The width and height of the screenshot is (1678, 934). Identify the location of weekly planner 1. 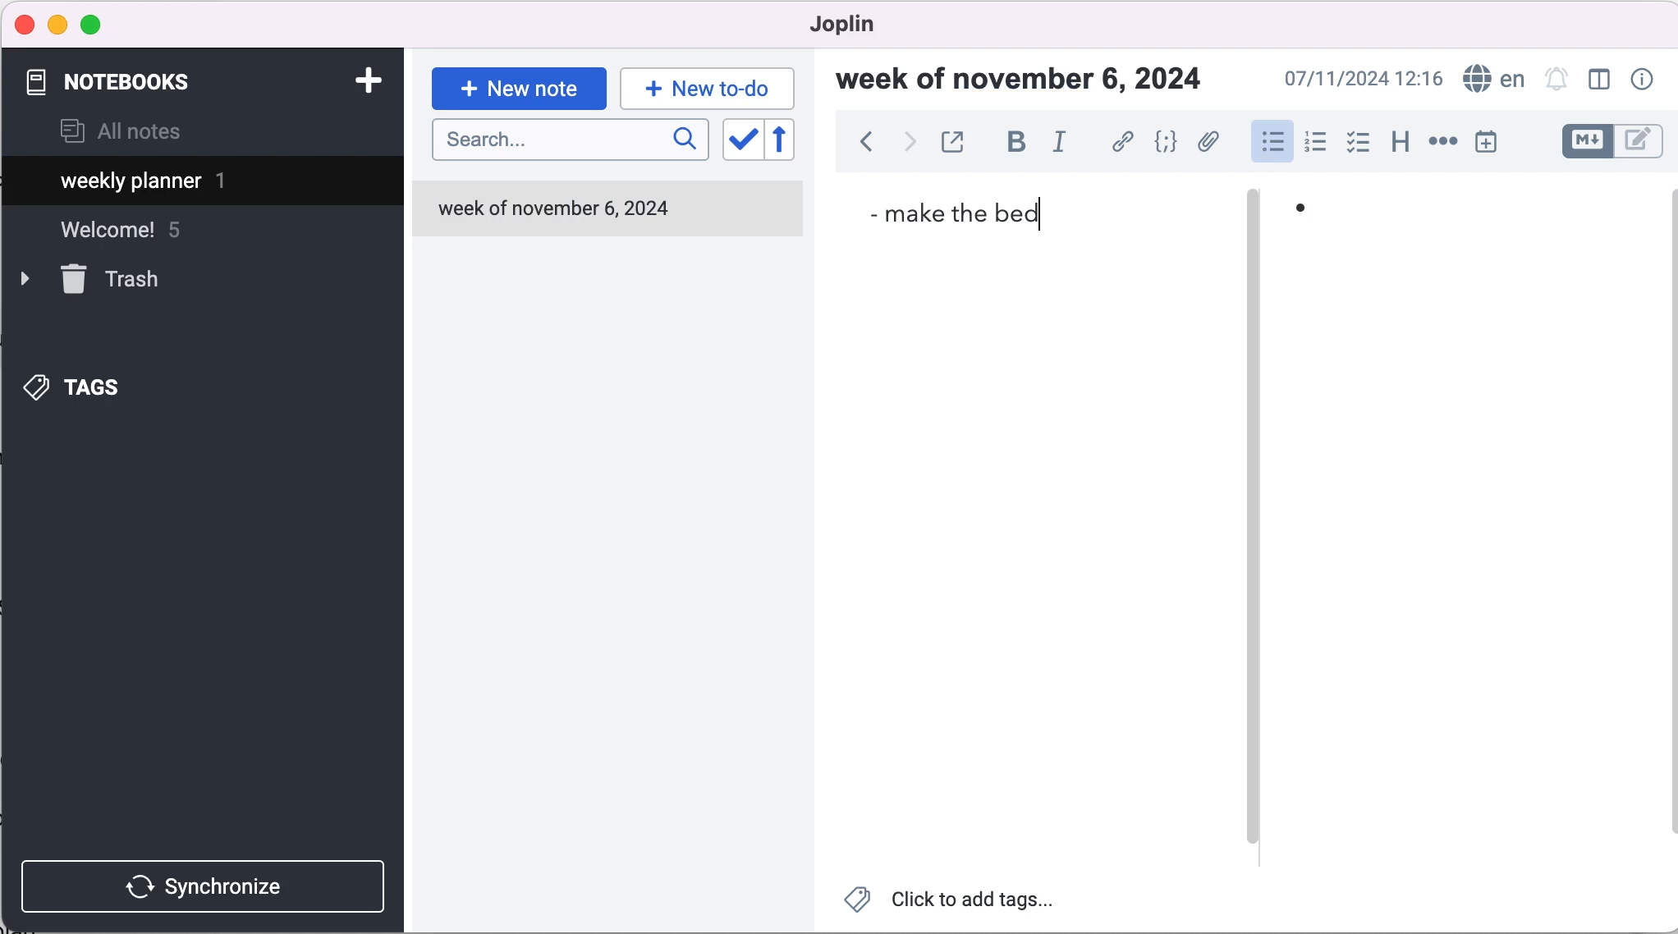
(189, 183).